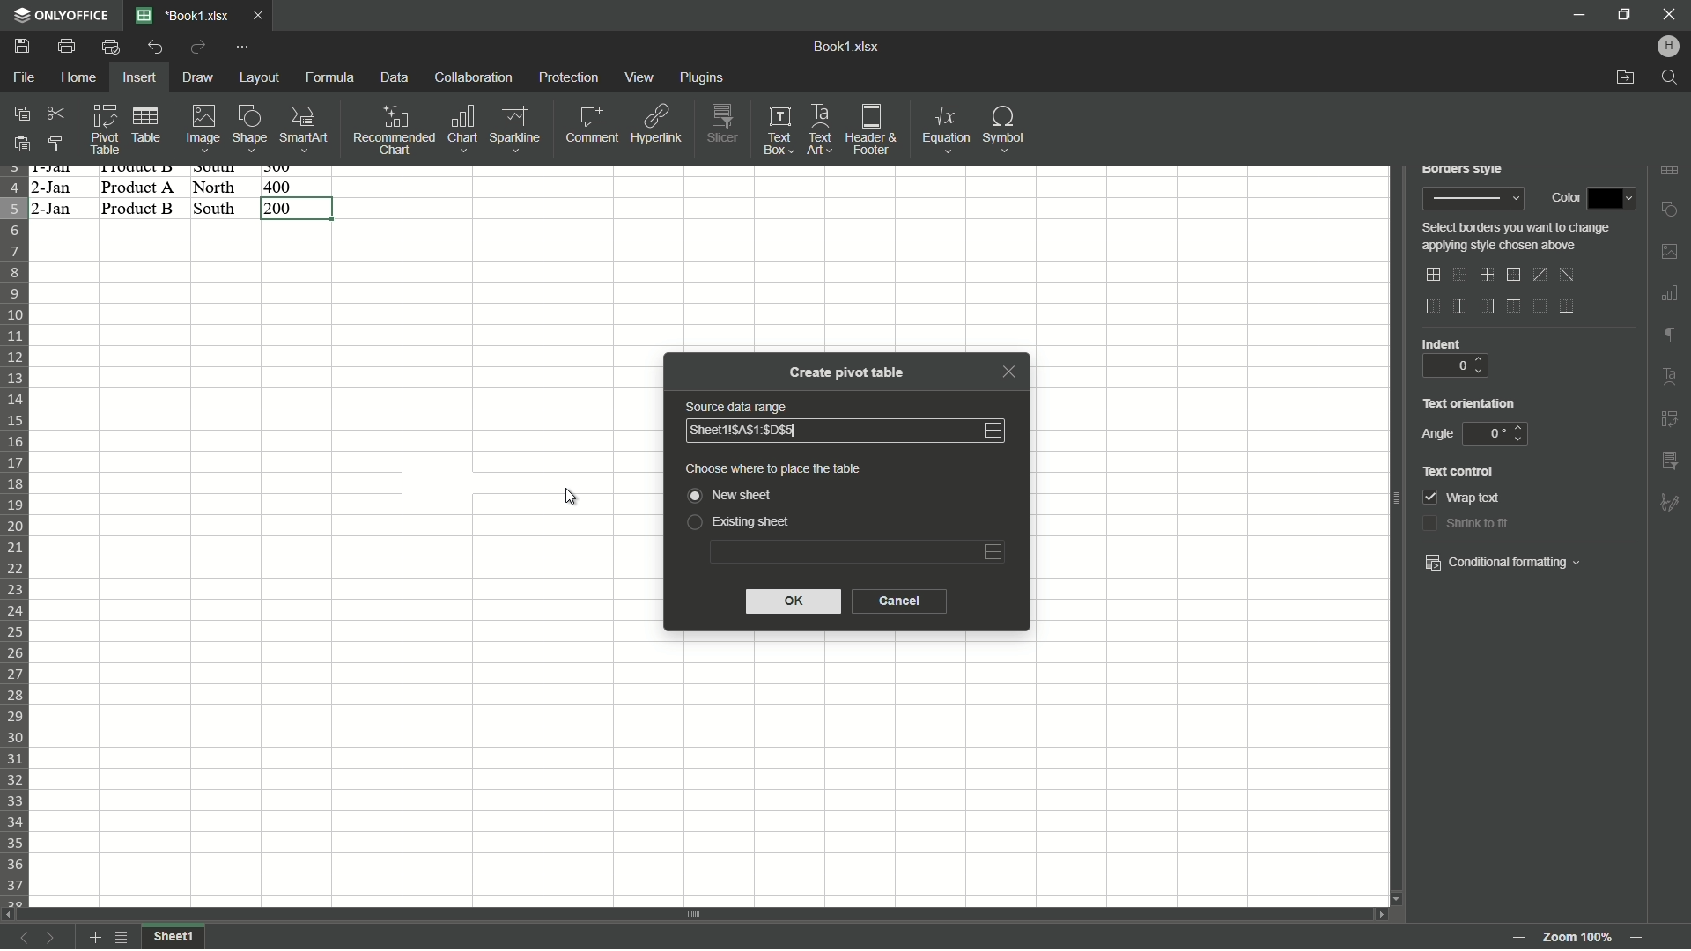 The width and height of the screenshot is (1691, 951). I want to click on cells, so click(1211, 494).